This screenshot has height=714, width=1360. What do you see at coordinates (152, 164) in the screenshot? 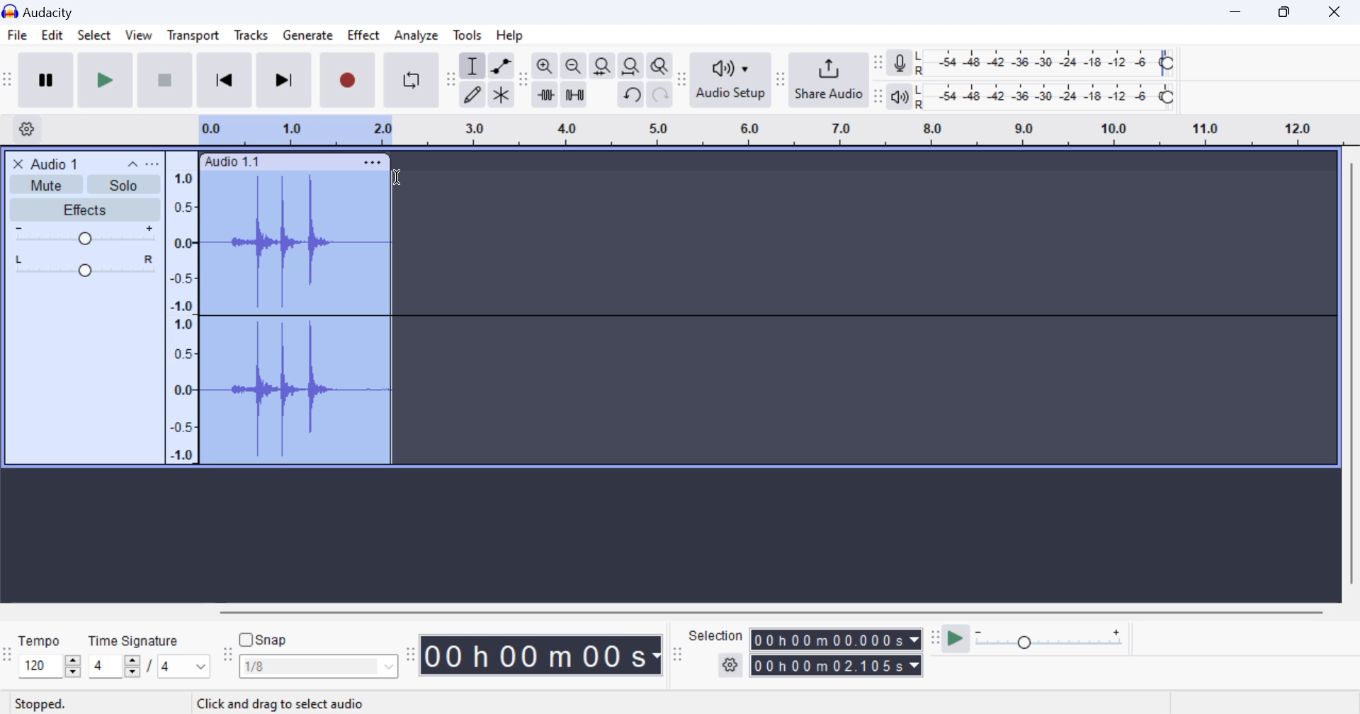
I see `open menu` at bounding box center [152, 164].